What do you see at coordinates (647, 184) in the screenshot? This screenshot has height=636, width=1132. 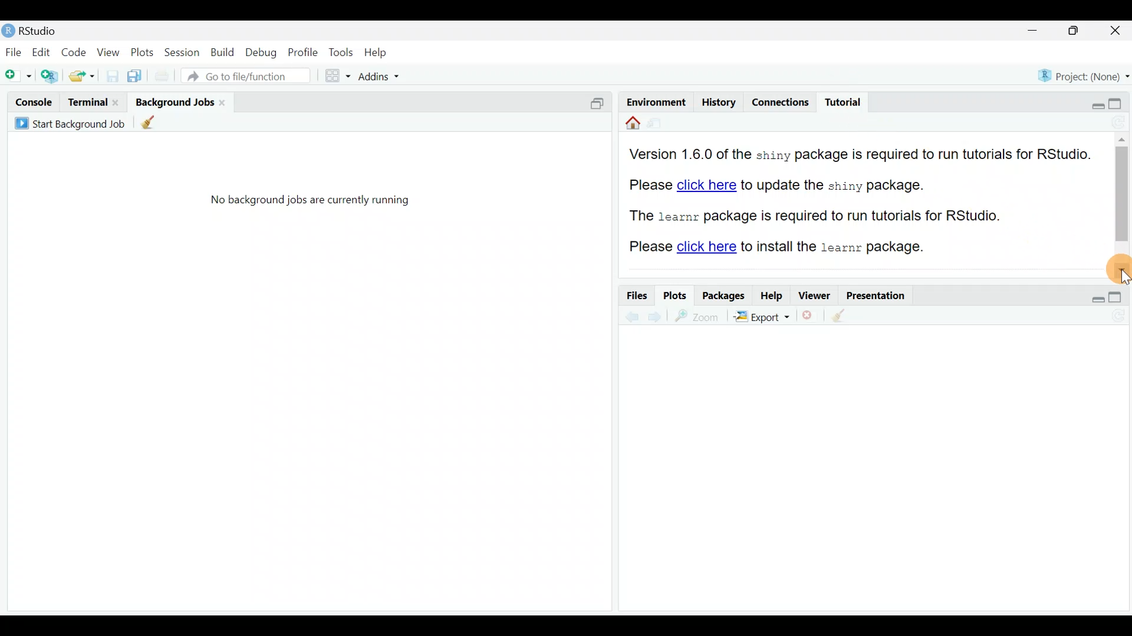 I see `Please` at bounding box center [647, 184].